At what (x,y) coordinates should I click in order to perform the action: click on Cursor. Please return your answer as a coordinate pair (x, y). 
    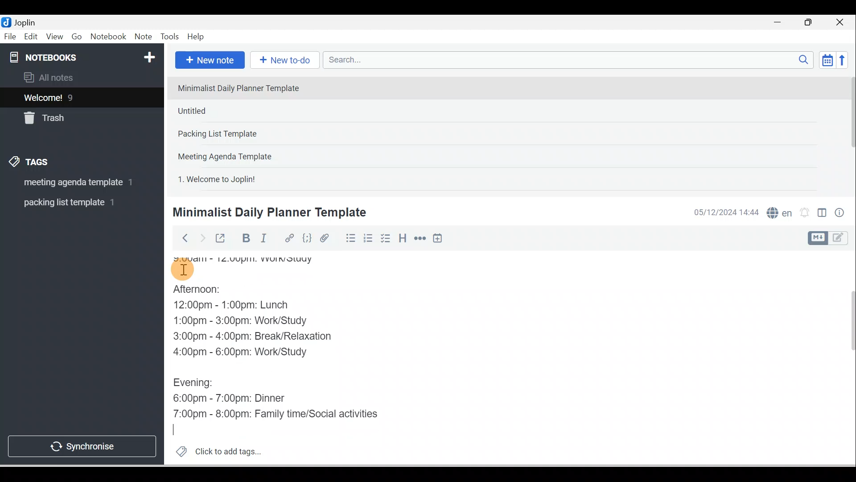
    Looking at the image, I should click on (183, 268).